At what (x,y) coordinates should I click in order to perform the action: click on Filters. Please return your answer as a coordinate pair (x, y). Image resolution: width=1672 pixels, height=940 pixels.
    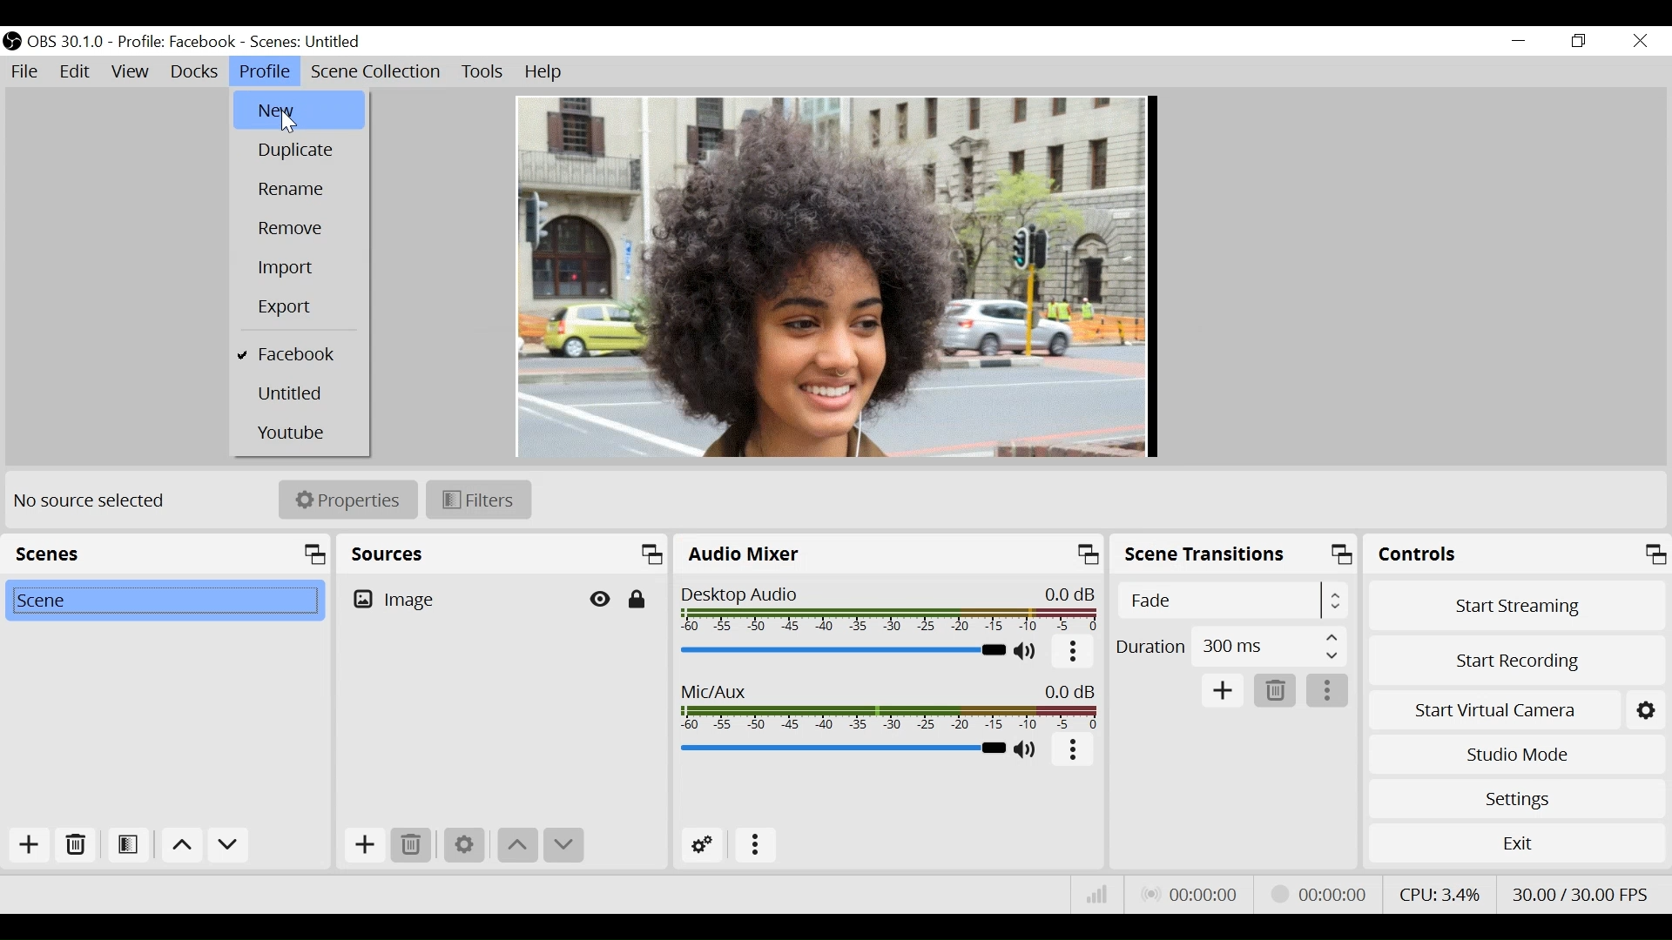
    Looking at the image, I should click on (480, 500).